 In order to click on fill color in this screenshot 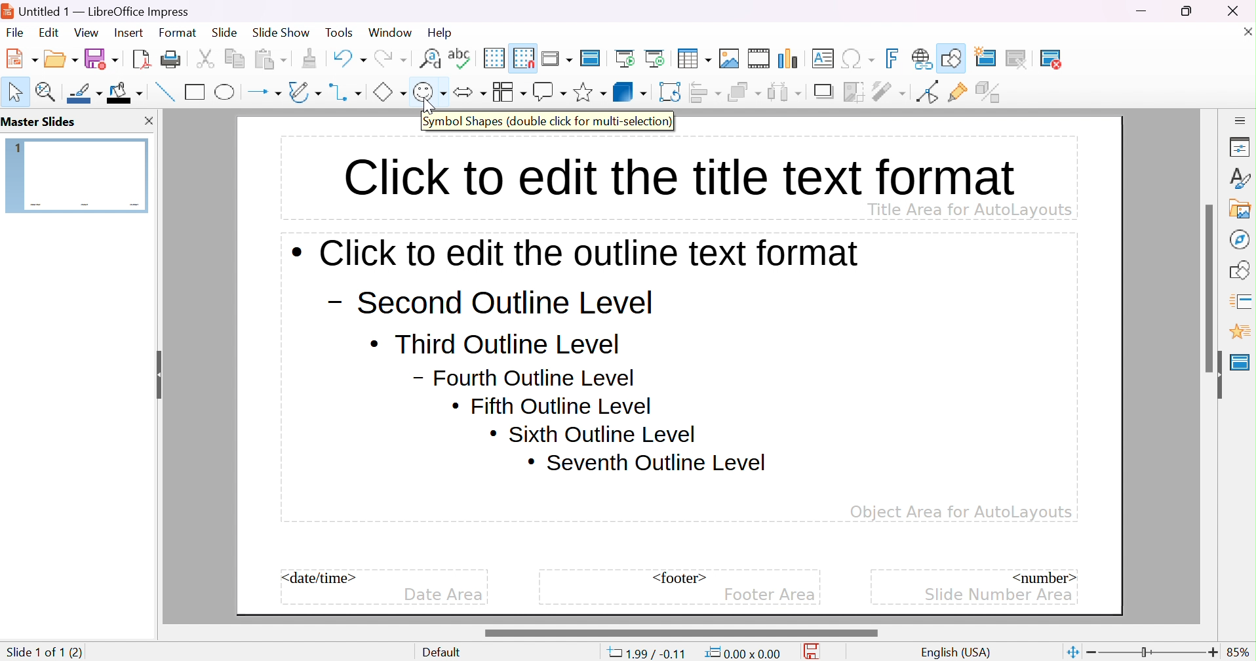, I will do `click(125, 92)`.